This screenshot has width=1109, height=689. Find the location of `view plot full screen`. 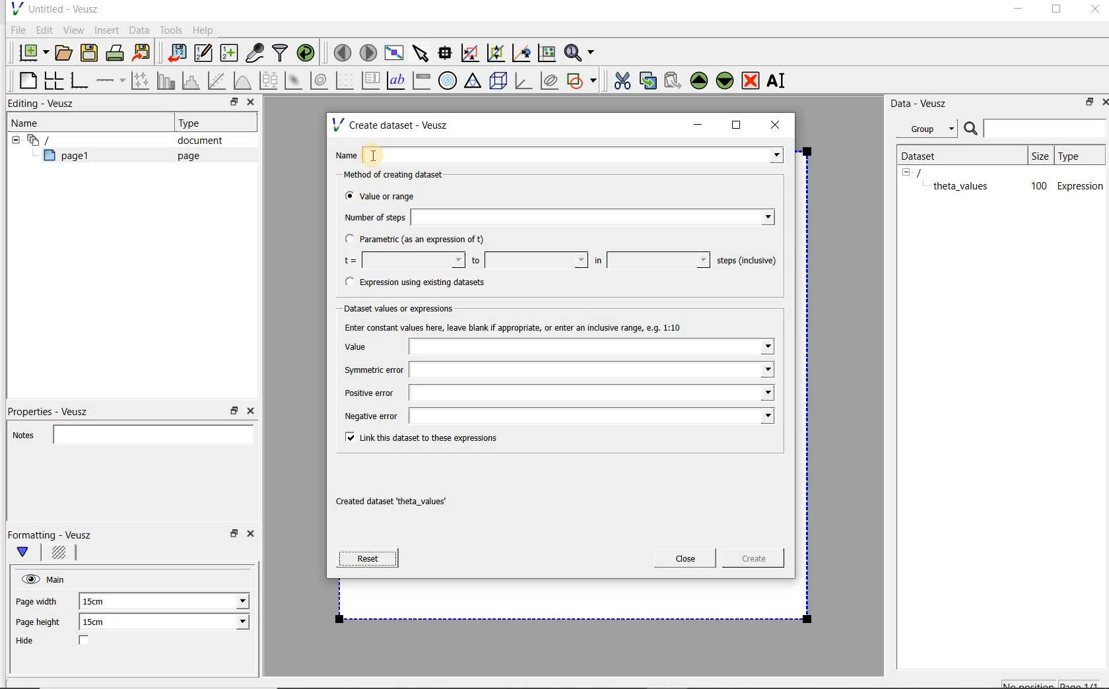

view plot full screen is located at coordinates (393, 51).